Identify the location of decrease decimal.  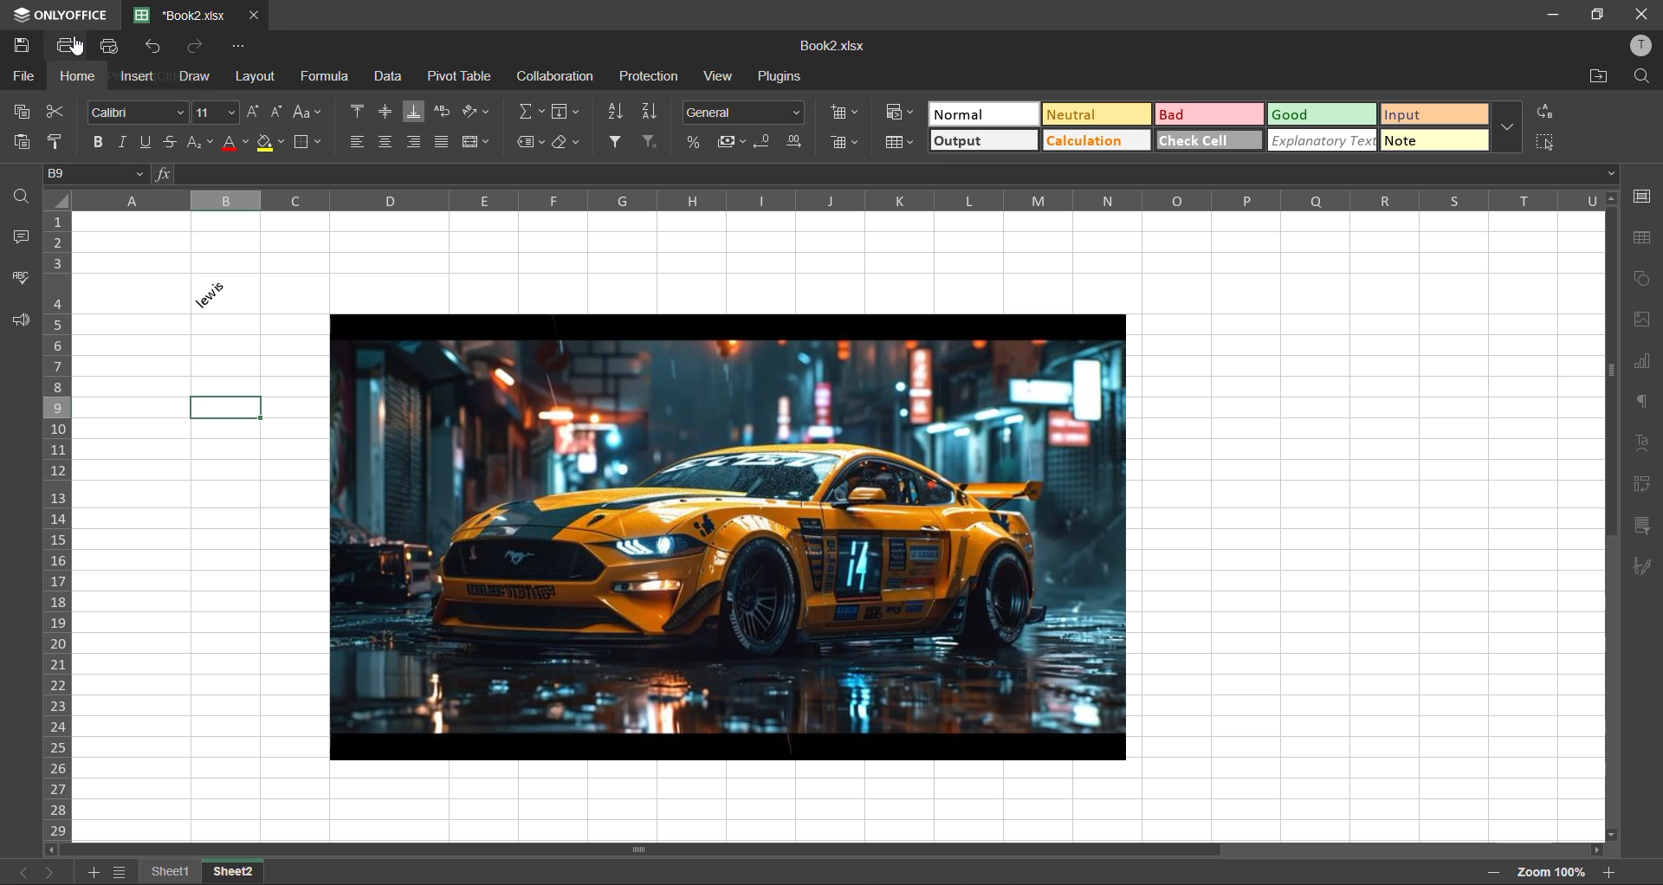
(766, 142).